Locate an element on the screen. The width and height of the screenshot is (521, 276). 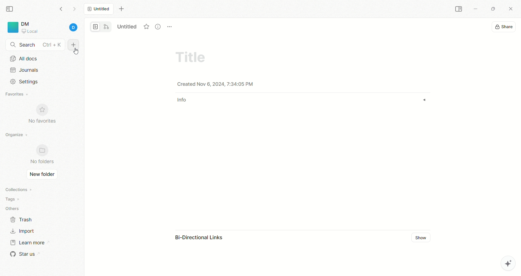
learn more is located at coordinates (27, 242).